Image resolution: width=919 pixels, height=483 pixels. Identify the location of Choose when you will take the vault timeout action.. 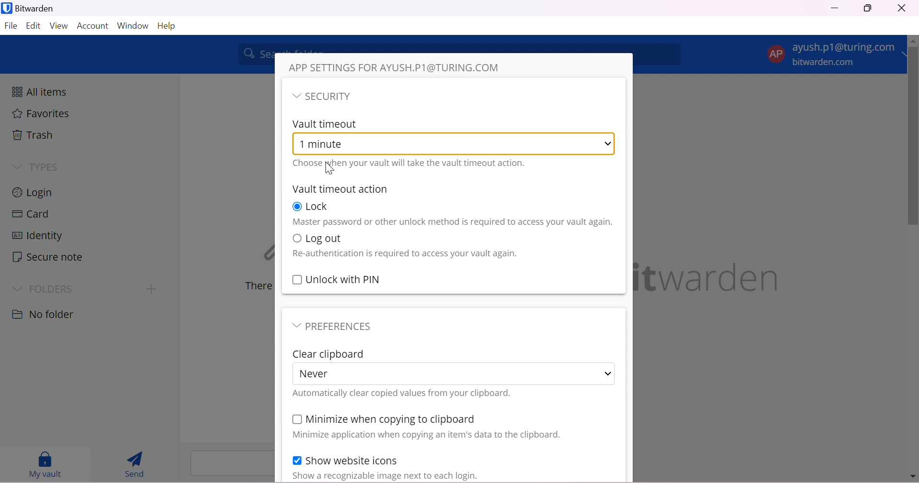
(410, 163).